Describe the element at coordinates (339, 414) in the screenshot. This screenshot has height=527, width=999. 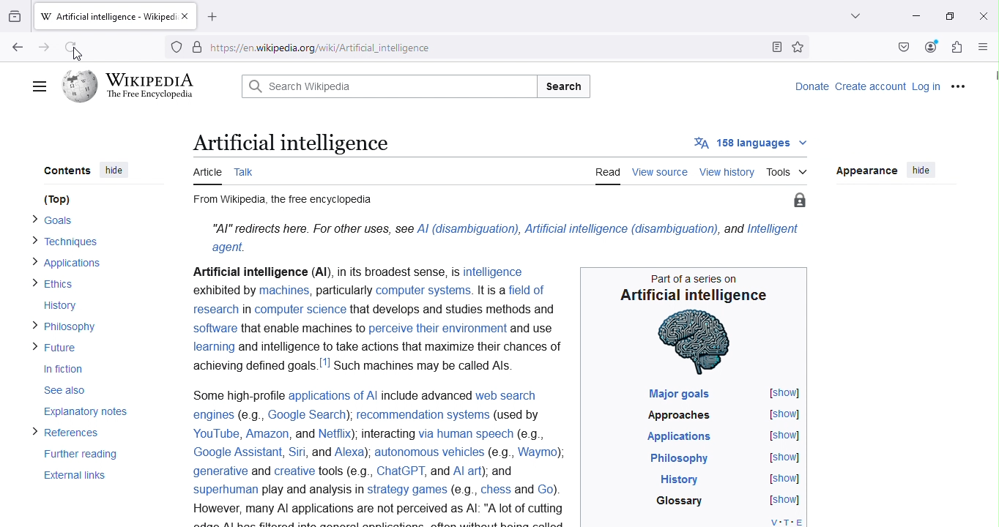
I see `engines (e.g., Google Search), recommendation systems` at that location.